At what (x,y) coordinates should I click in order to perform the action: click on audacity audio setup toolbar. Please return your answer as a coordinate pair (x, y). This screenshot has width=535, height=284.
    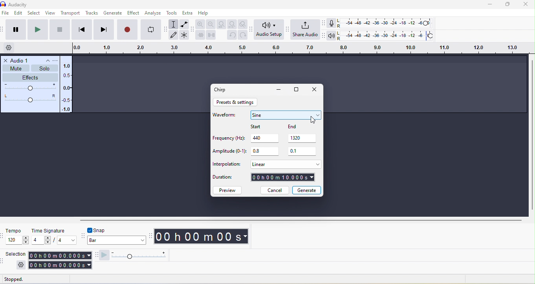
    Looking at the image, I should click on (253, 31).